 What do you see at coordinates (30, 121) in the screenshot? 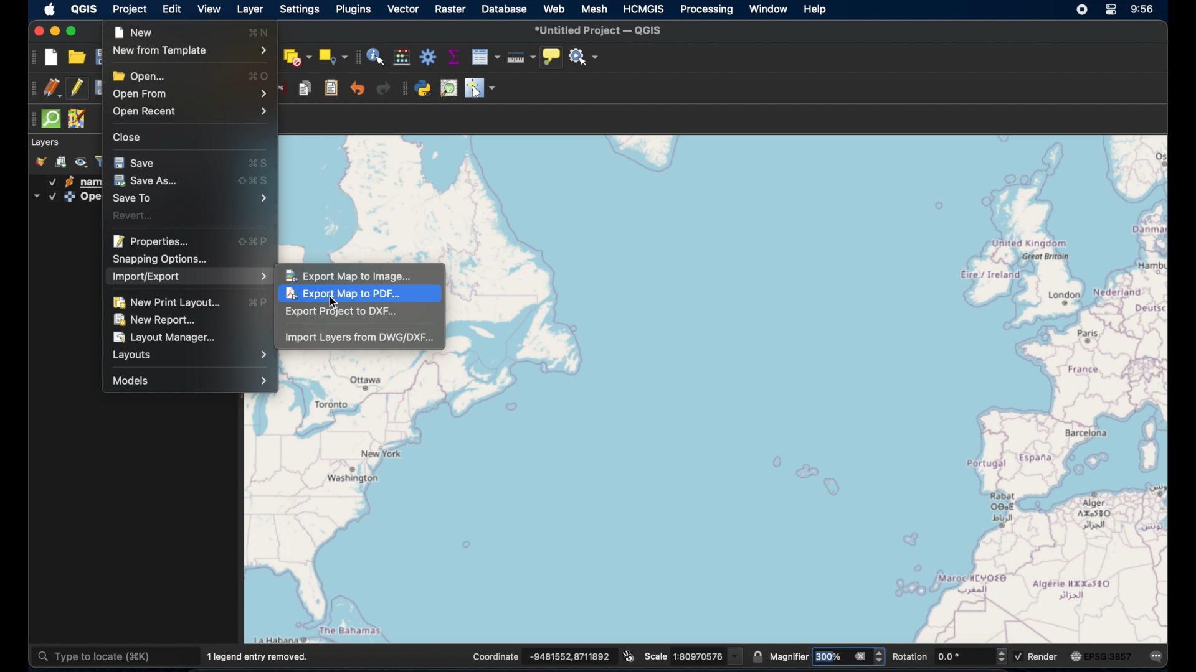
I see `drag handles` at bounding box center [30, 121].